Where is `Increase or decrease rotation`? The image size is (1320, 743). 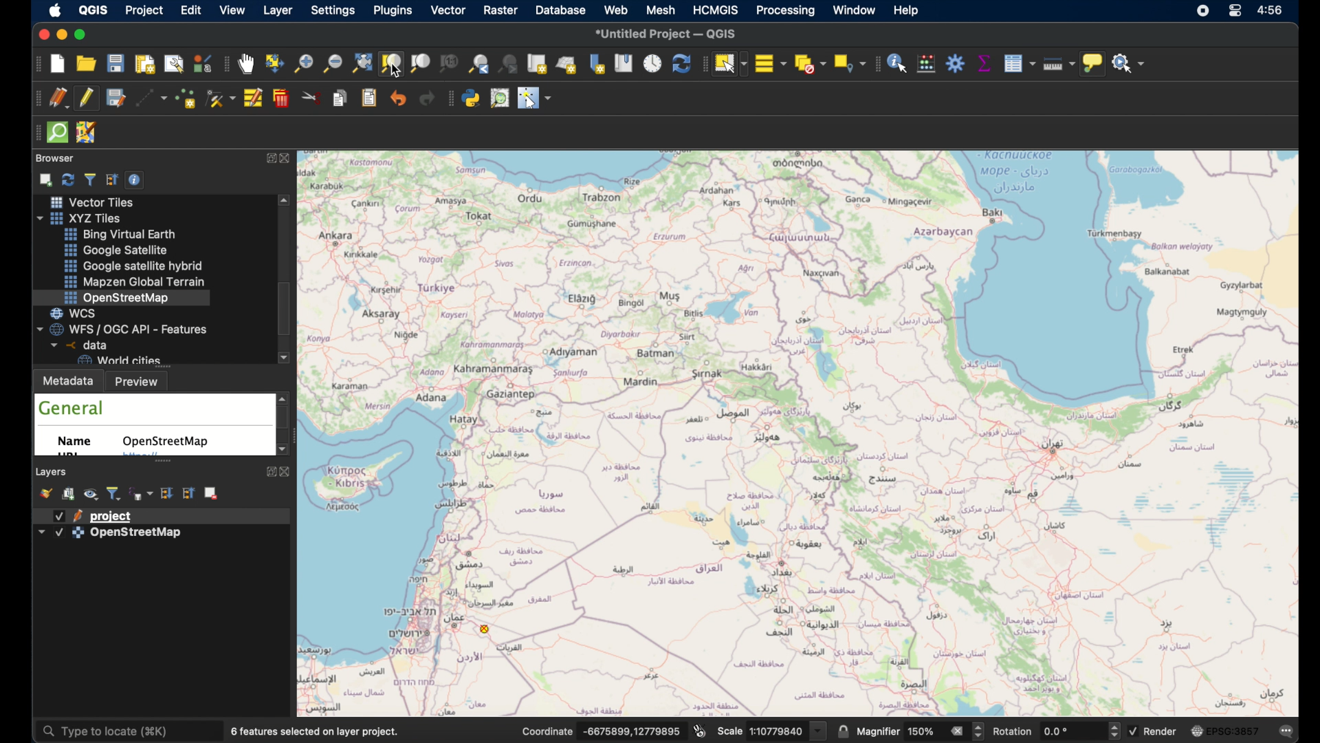 Increase or decrease rotation is located at coordinates (1113, 730).